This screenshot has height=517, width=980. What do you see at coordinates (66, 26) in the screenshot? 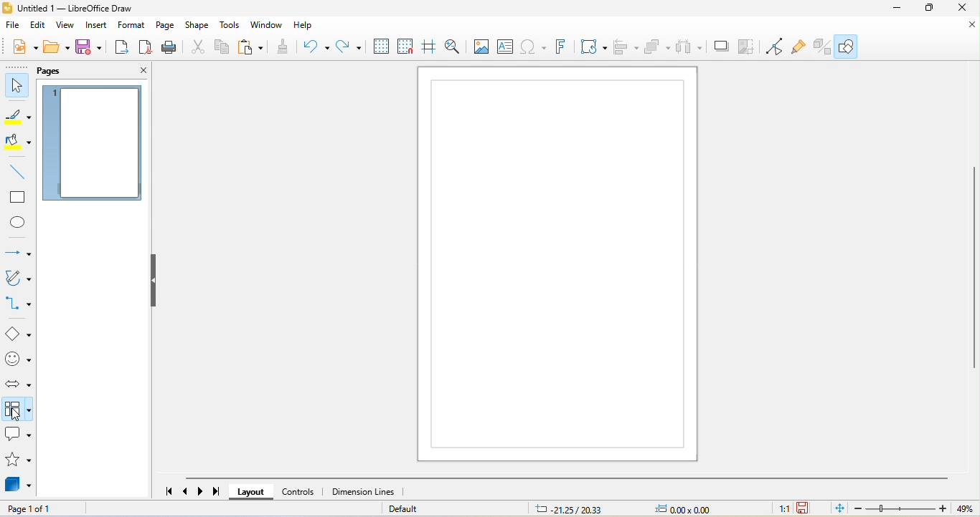
I see `view` at bounding box center [66, 26].